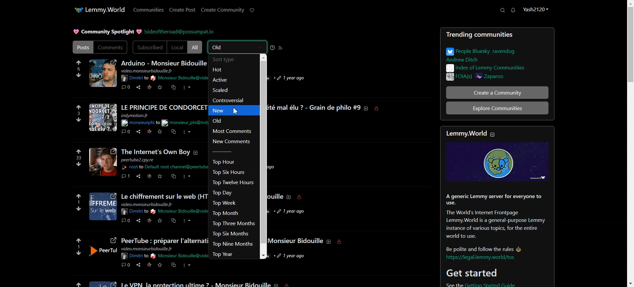  What do you see at coordinates (231, 234) in the screenshot?
I see `Top Six Month` at bounding box center [231, 234].